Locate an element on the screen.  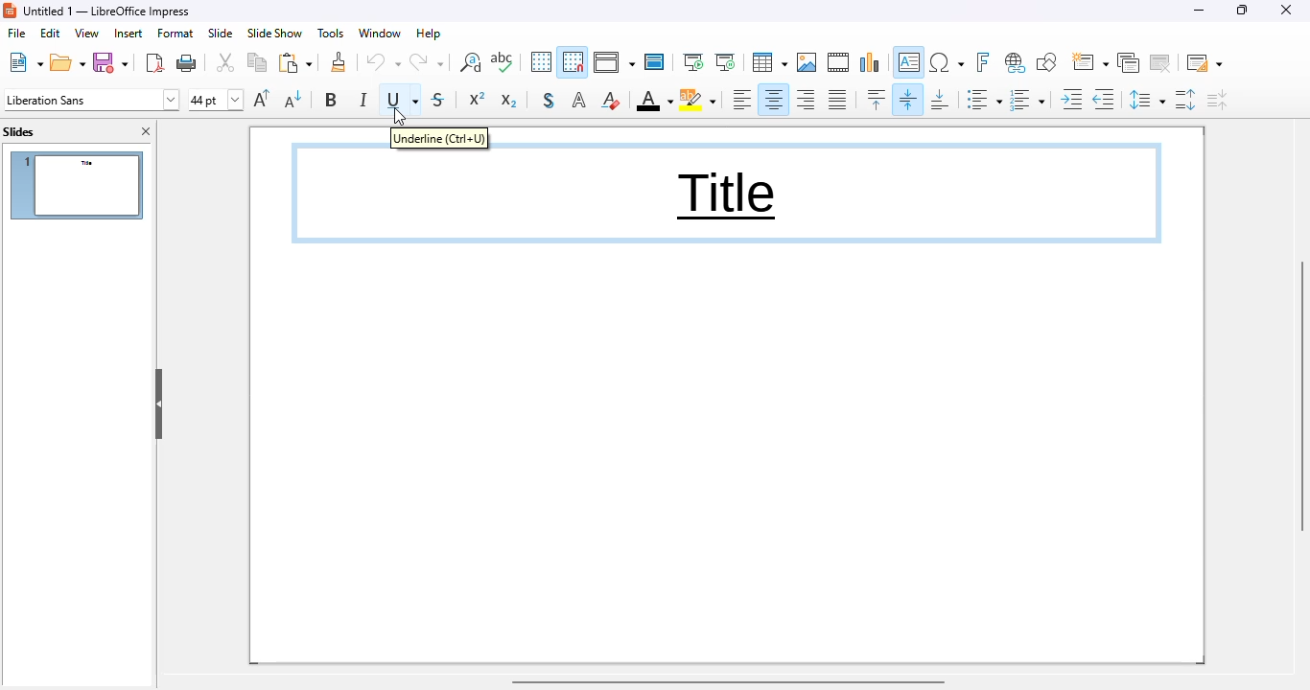
toggle ordered list is located at coordinates (1028, 99).